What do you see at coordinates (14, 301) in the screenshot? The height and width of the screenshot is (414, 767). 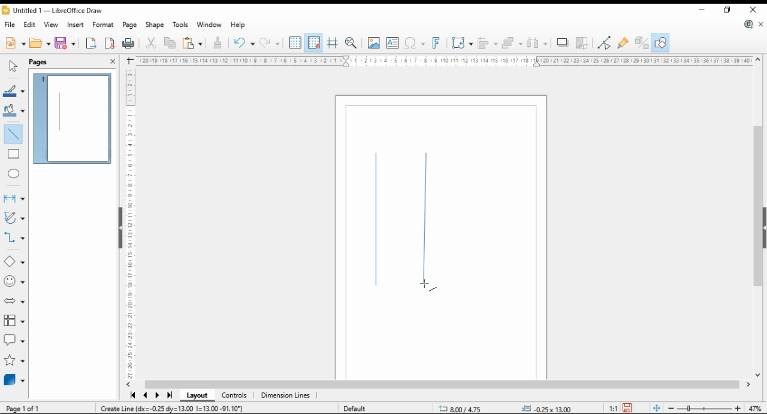 I see `block arrows` at bounding box center [14, 301].